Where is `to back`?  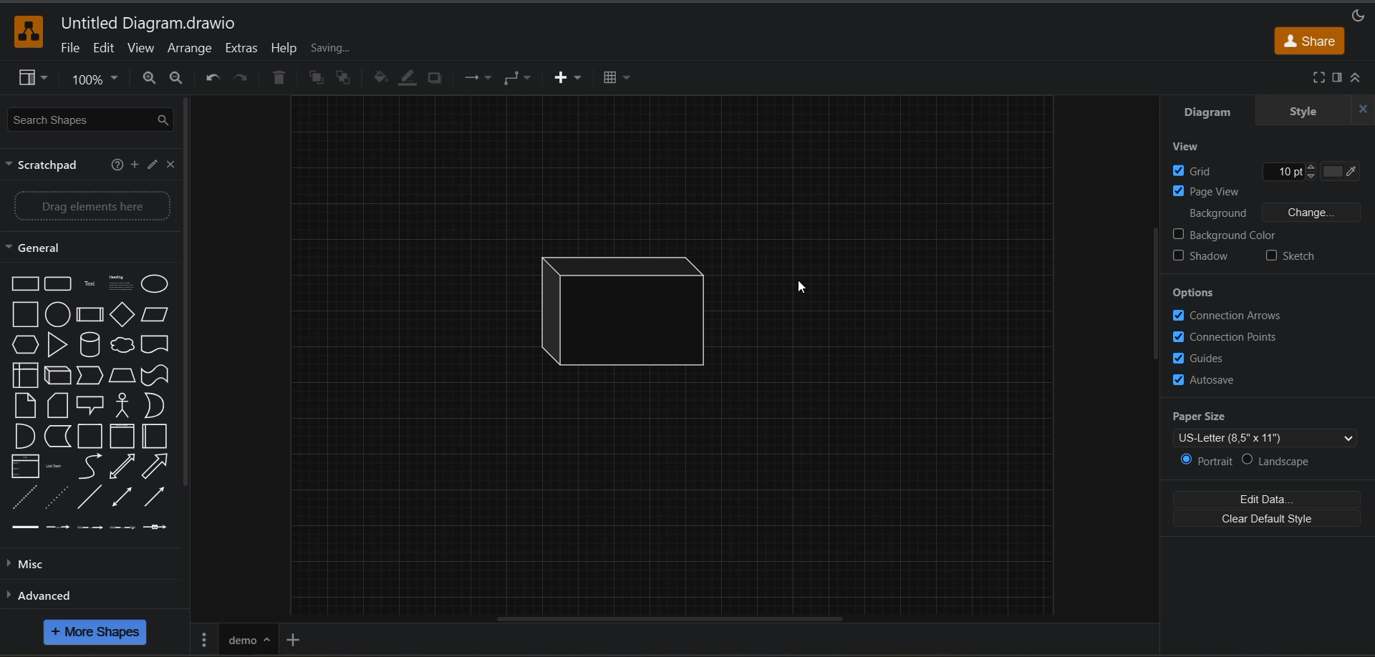
to back is located at coordinates (346, 79).